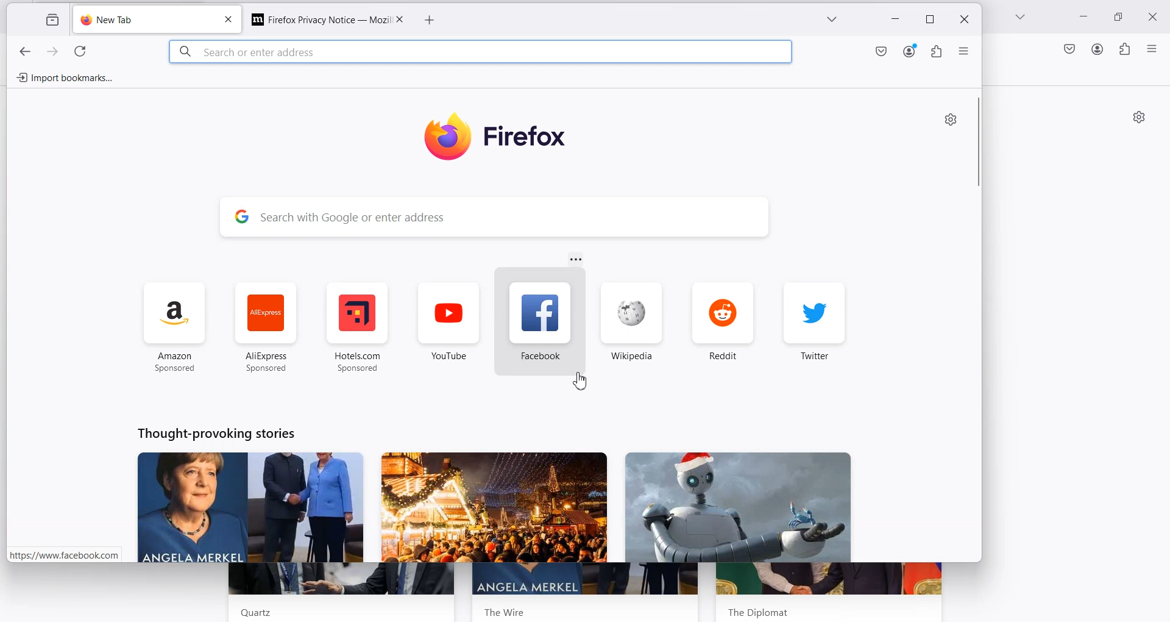 Image resolution: width=1170 pixels, height=622 pixels. I want to click on google logo, so click(239, 216).